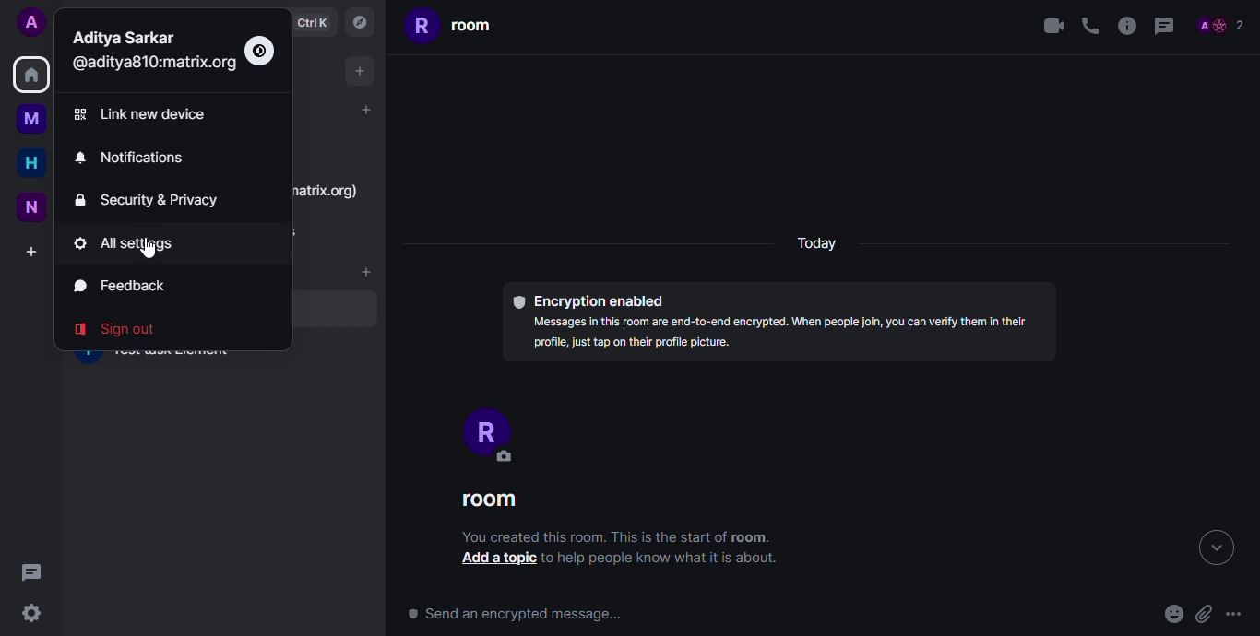 This screenshot has width=1260, height=636. What do you see at coordinates (489, 501) in the screenshot?
I see `room` at bounding box center [489, 501].